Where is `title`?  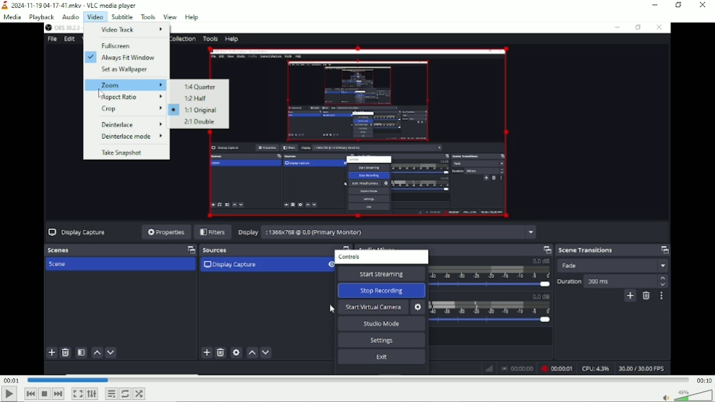 title is located at coordinates (70, 6).